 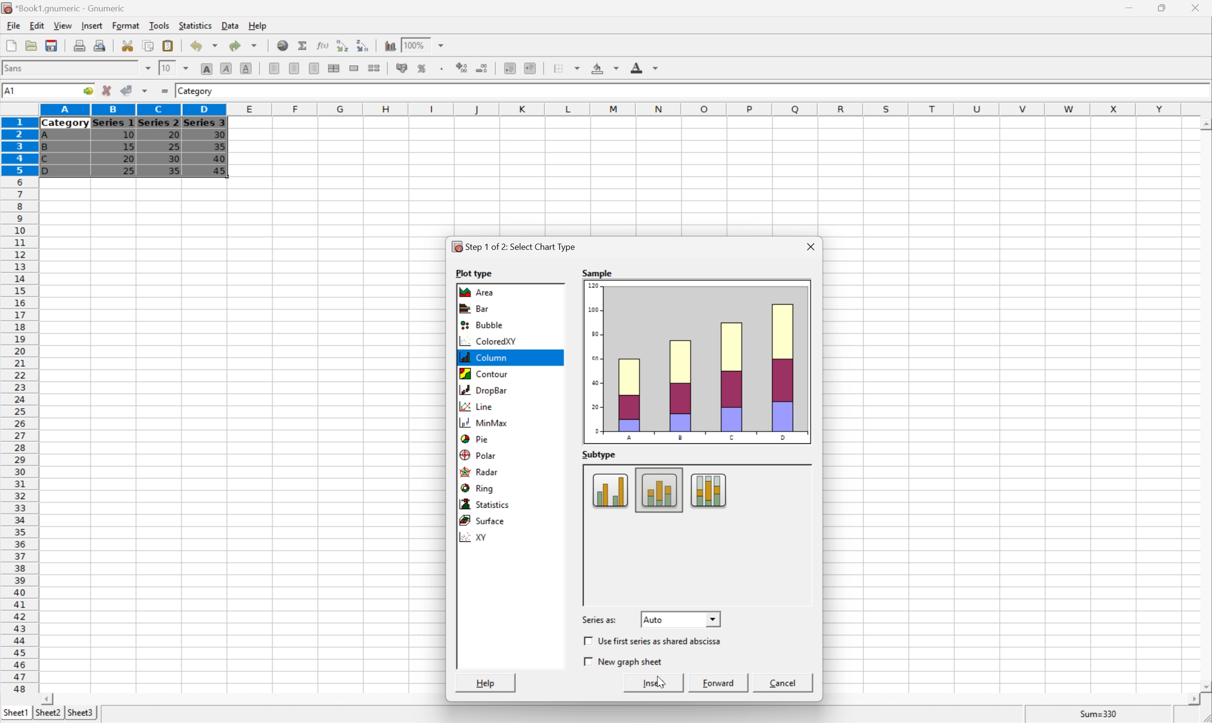 I want to click on Pie, so click(x=475, y=439).